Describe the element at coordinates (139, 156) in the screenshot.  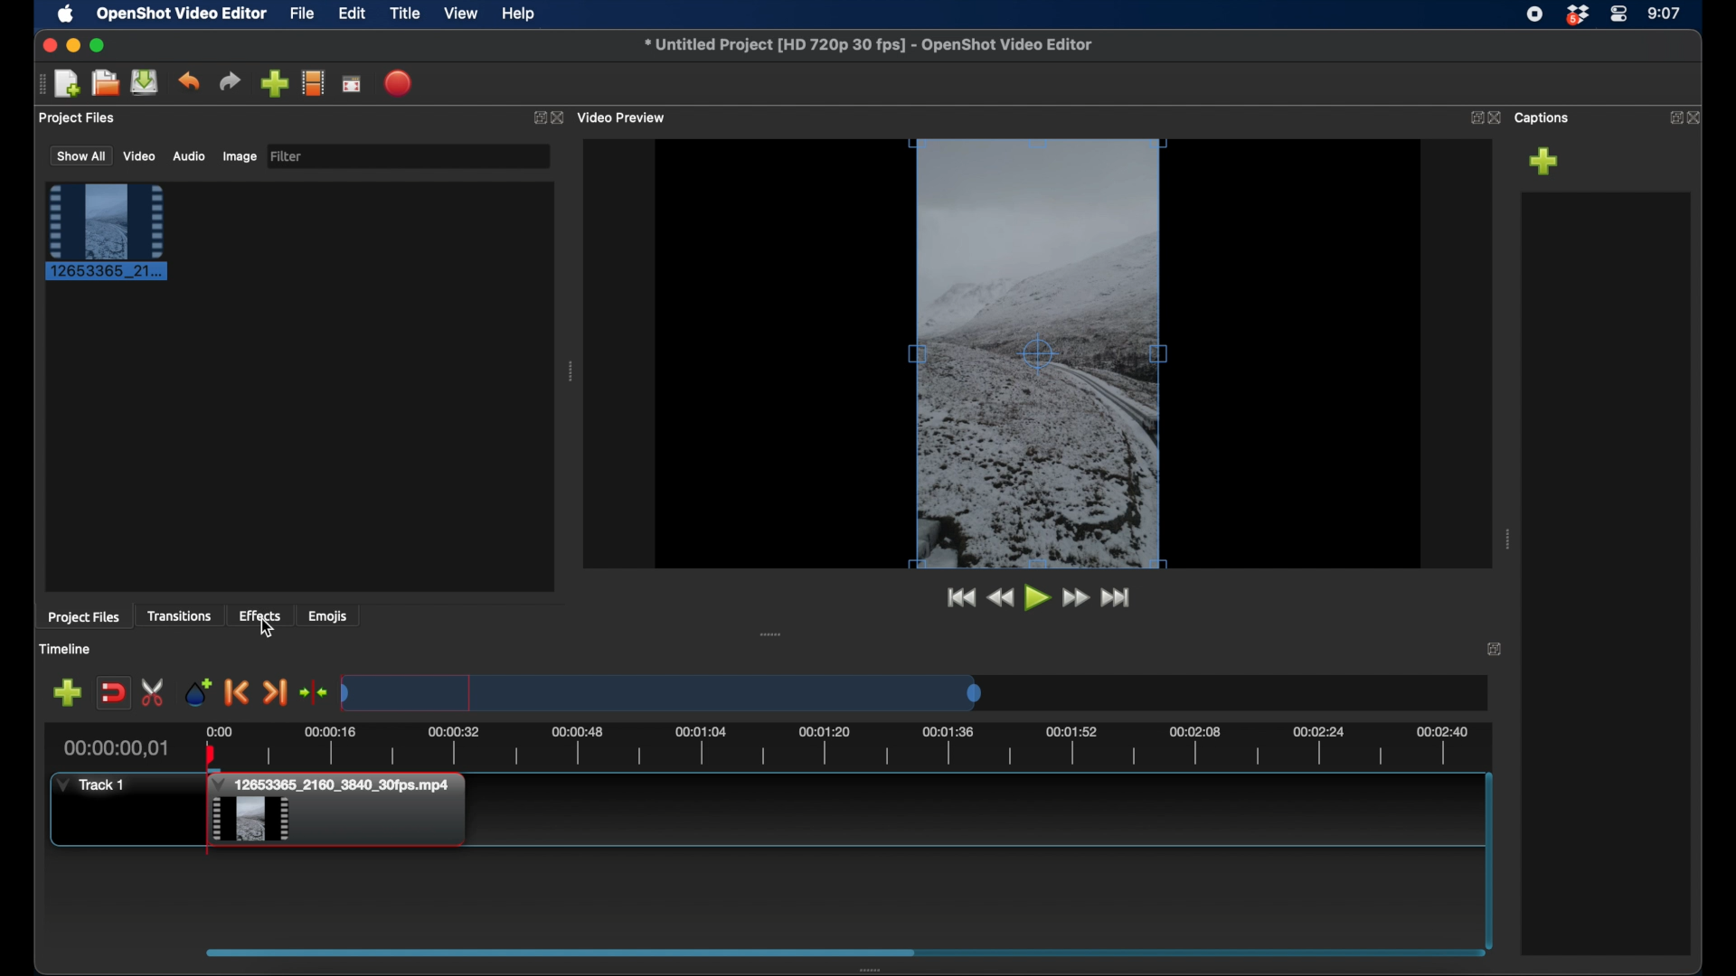
I see `video` at that location.